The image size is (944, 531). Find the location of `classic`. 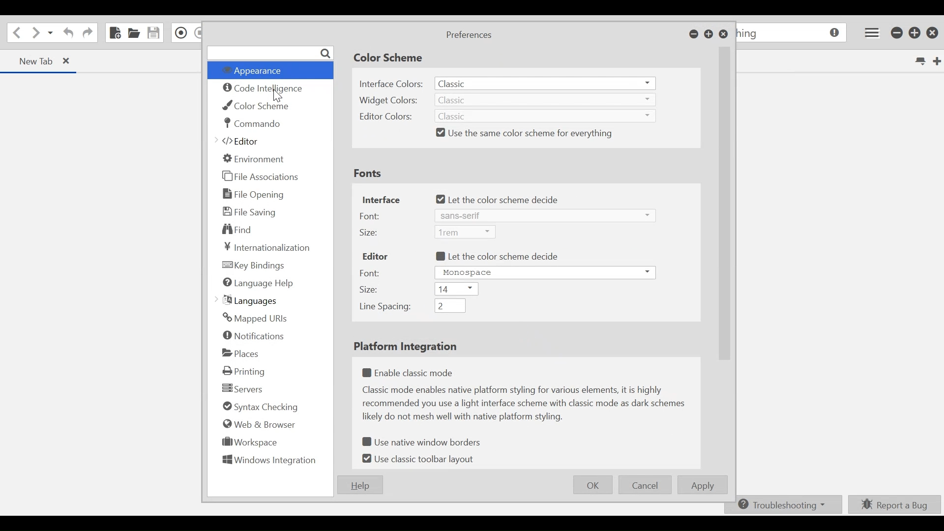

classic is located at coordinates (547, 100).